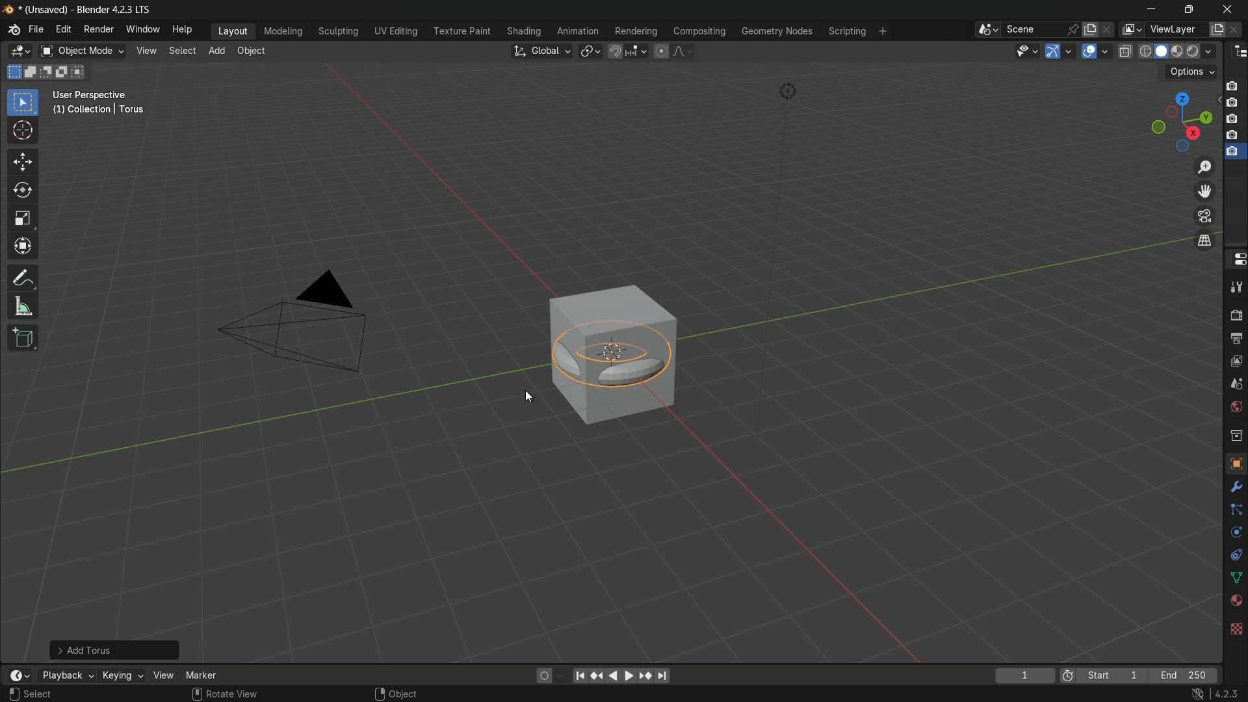  What do you see at coordinates (83, 10) in the screenshot?
I see `(Unsaved) - Blender 4.2.3 LTS` at bounding box center [83, 10].